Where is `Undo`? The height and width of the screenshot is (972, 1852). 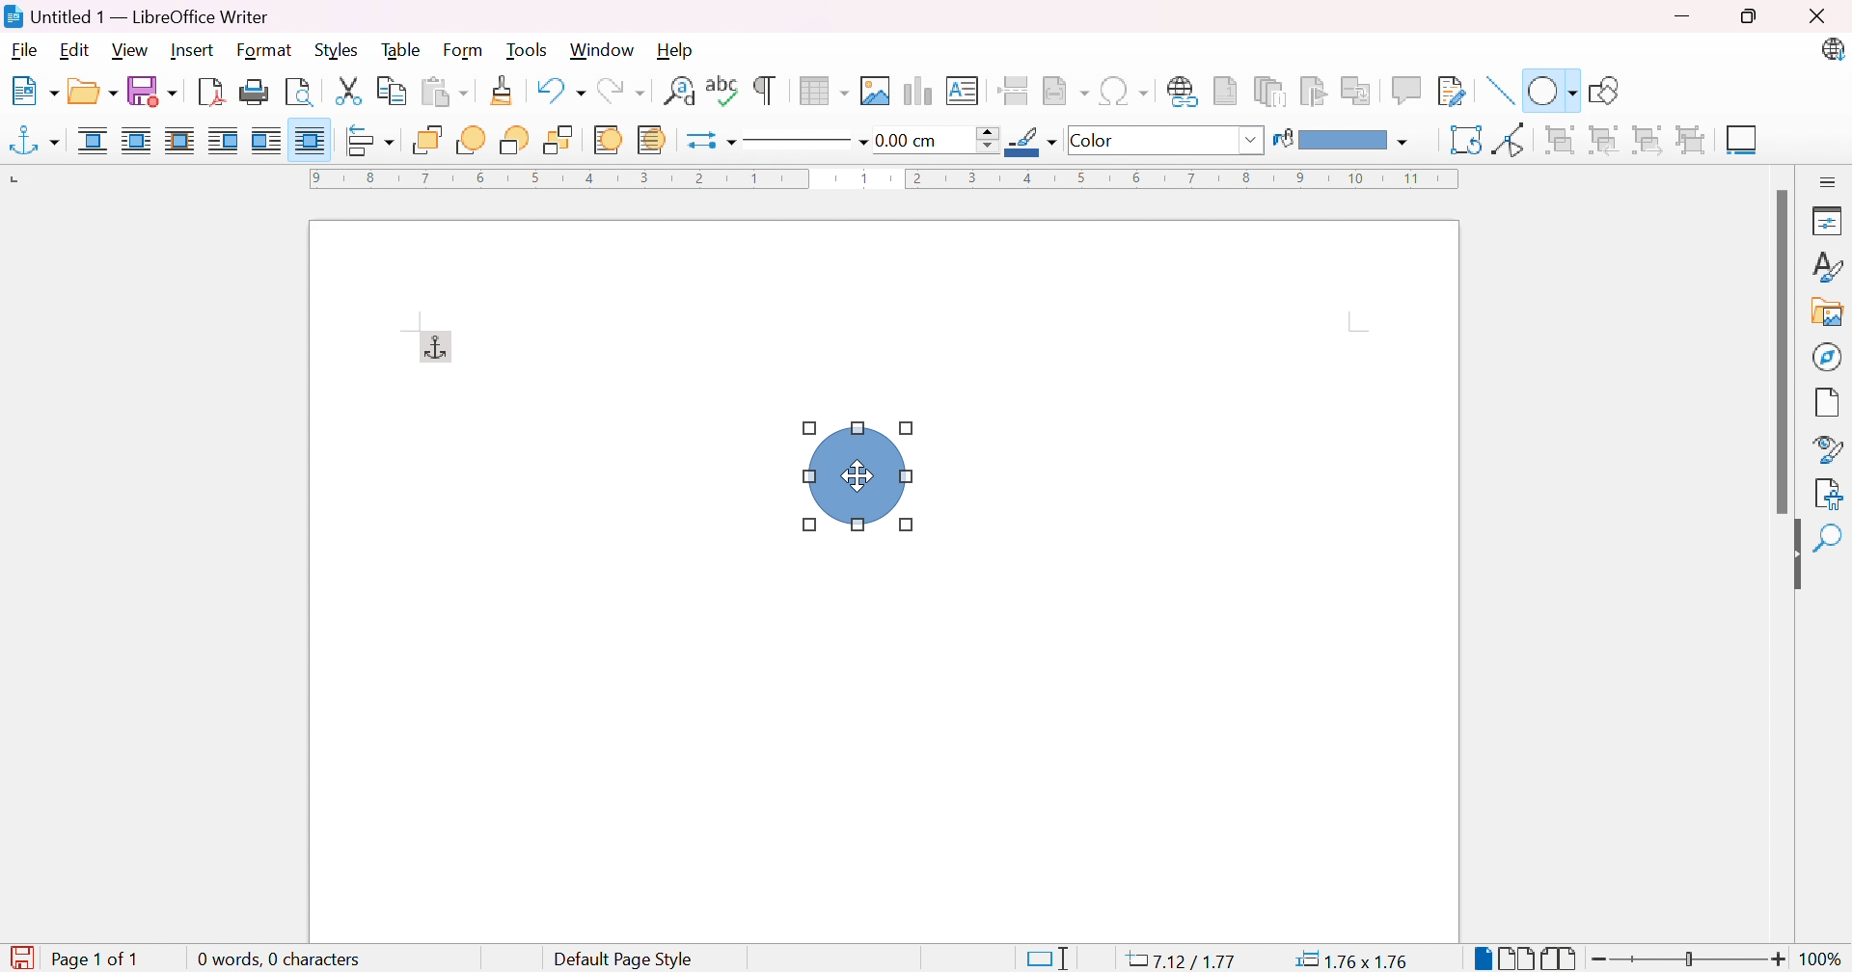
Undo is located at coordinates (558, 86).